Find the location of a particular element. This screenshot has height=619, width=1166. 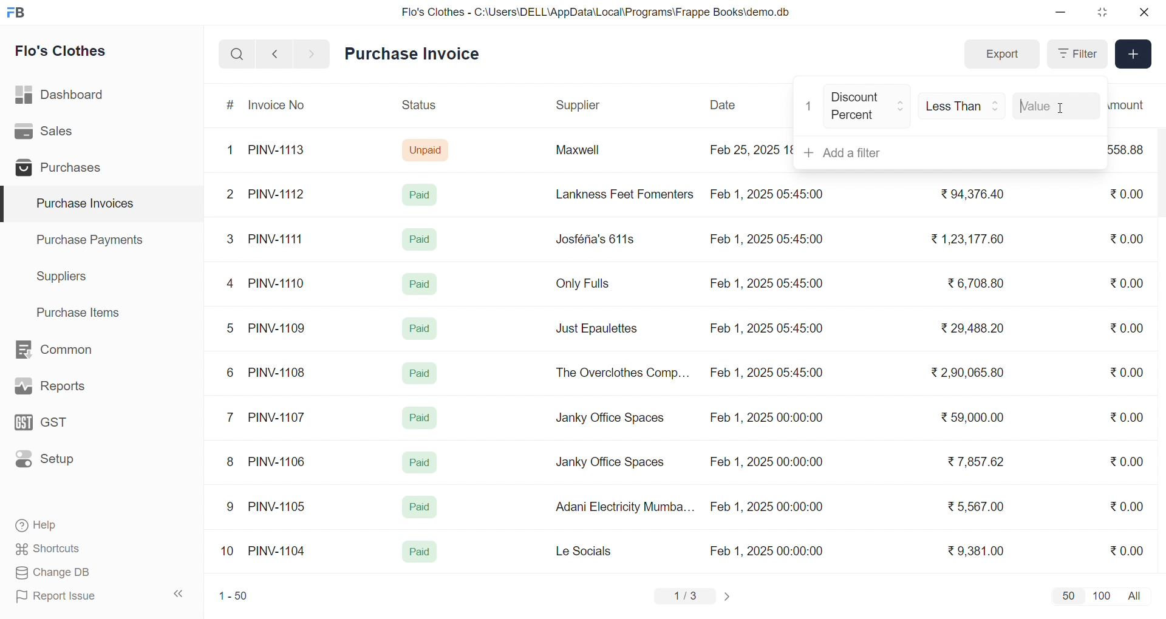

100 is located at coordinates (1100, 595).